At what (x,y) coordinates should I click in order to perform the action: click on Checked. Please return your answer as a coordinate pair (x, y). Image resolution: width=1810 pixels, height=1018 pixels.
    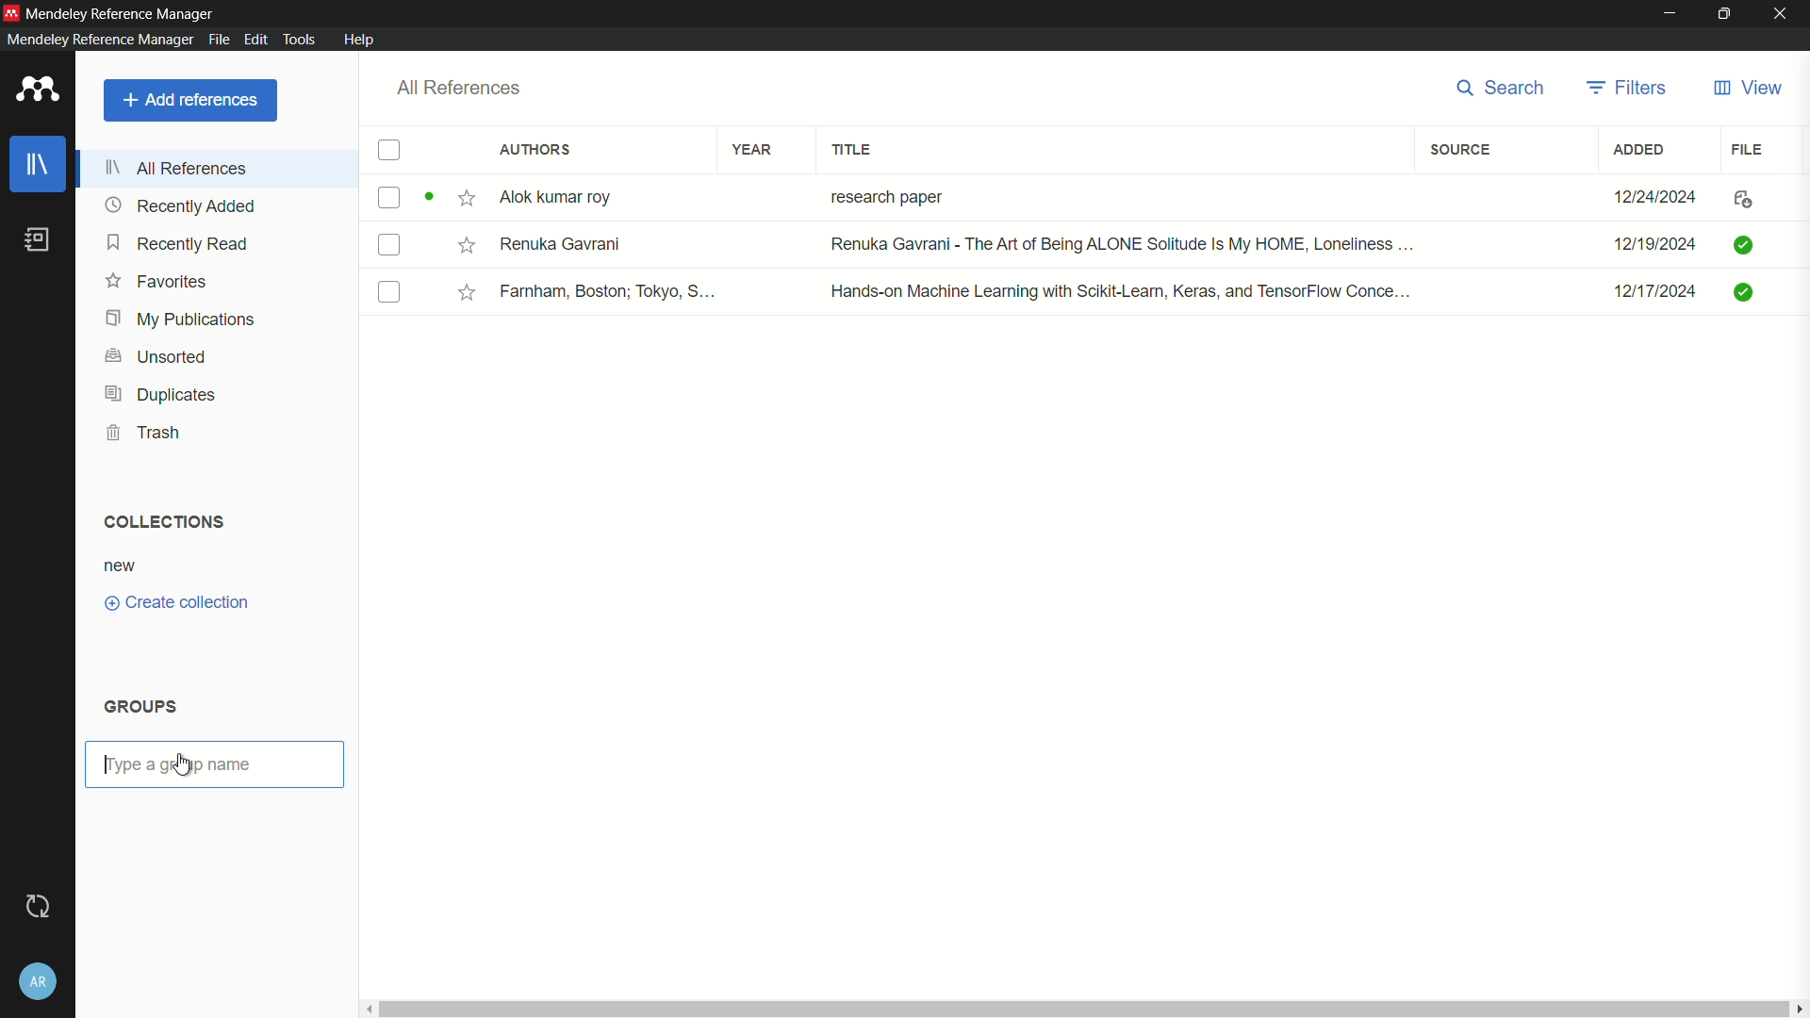
    Looking at the image, I should click on (1742, 243).